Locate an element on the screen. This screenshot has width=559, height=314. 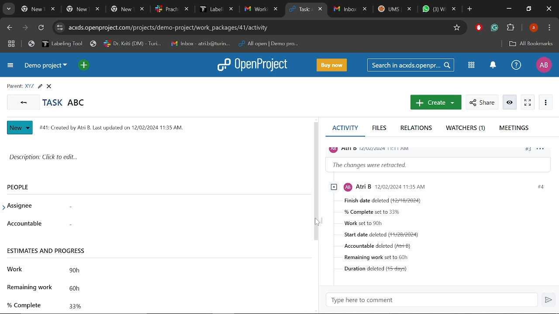
accountable is located at coordinates (24, 222).